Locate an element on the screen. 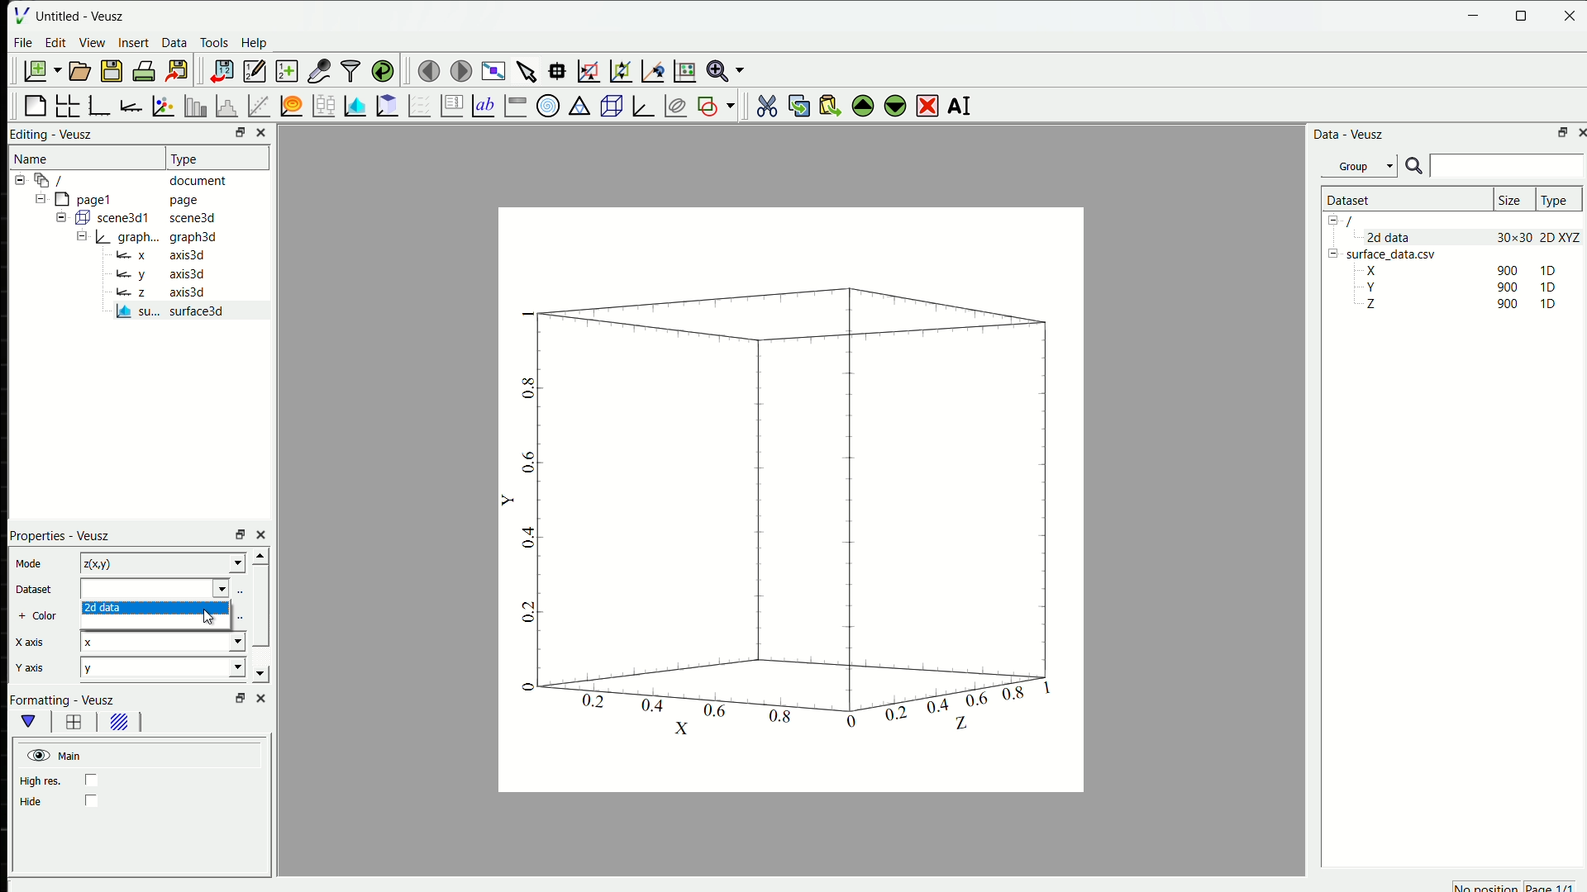  X 900 1D is located at coordinates (1456, 270).